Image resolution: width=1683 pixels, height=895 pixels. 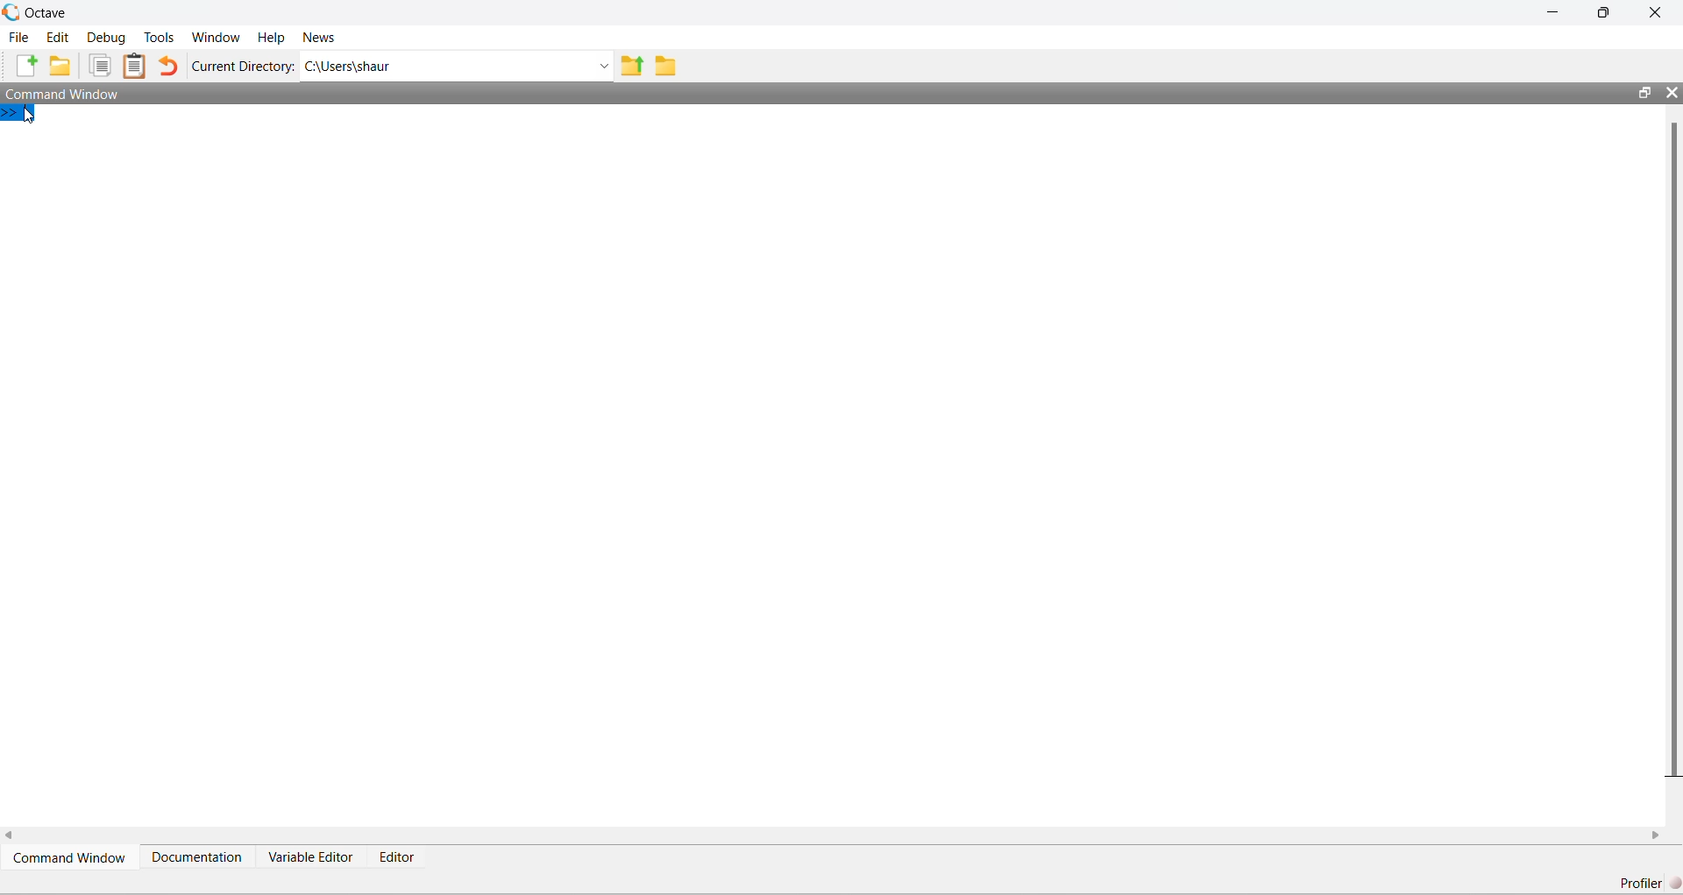 I want to click on Current Directory:, so click(x=243, y=67).